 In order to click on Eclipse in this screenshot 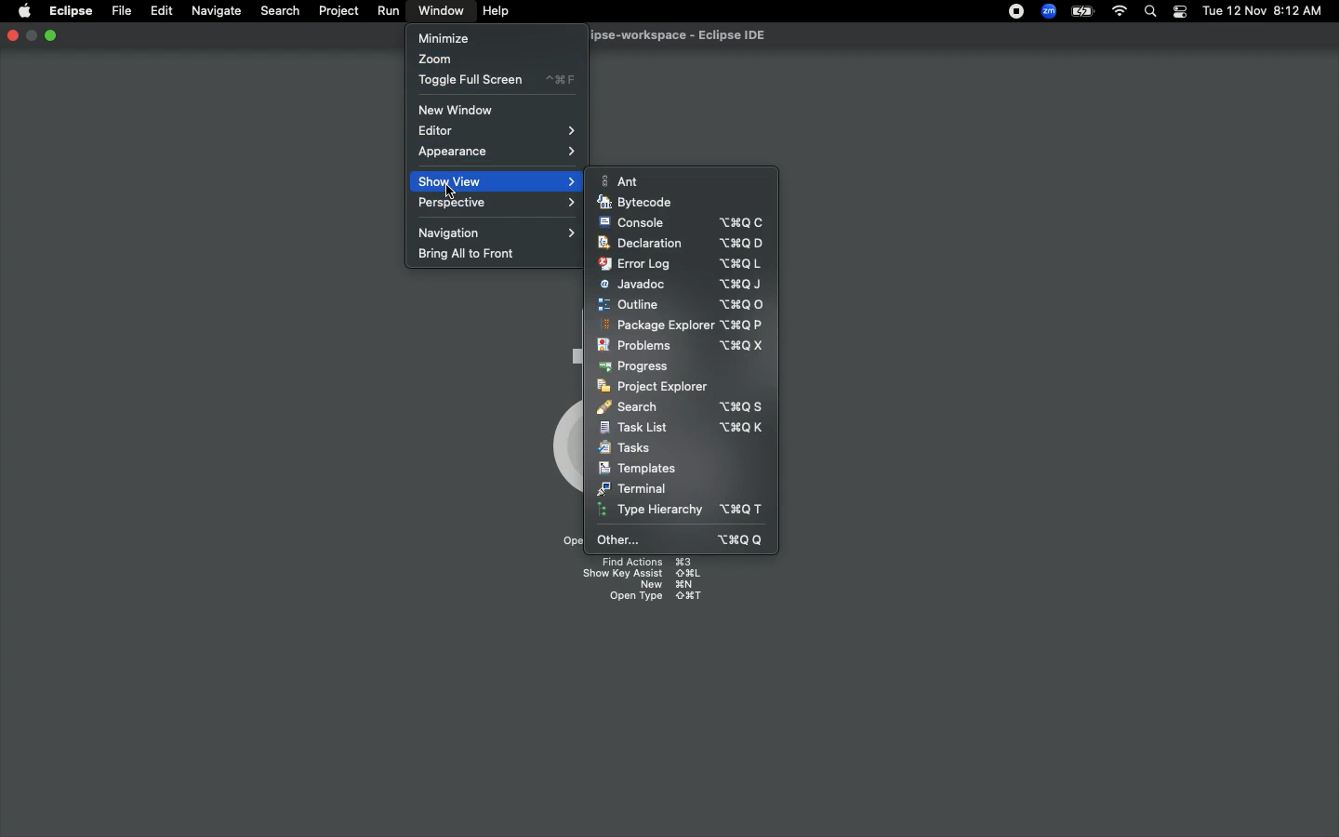, I will do `click(71, 12)`.